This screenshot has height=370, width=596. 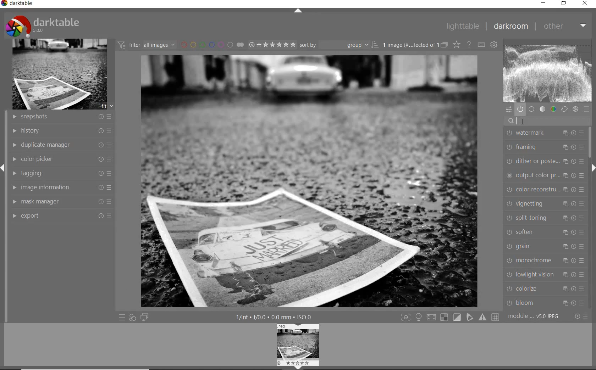 I want to click on color, so click(x=553, y=110).